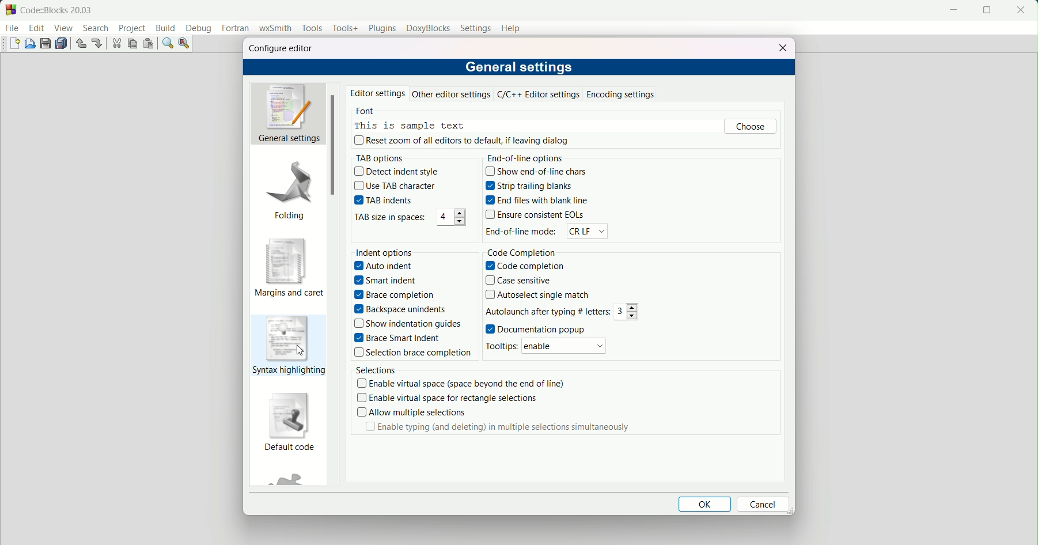  Describe the element at coordinates (16, 44) in the screenshot. I see `new file` at that location.